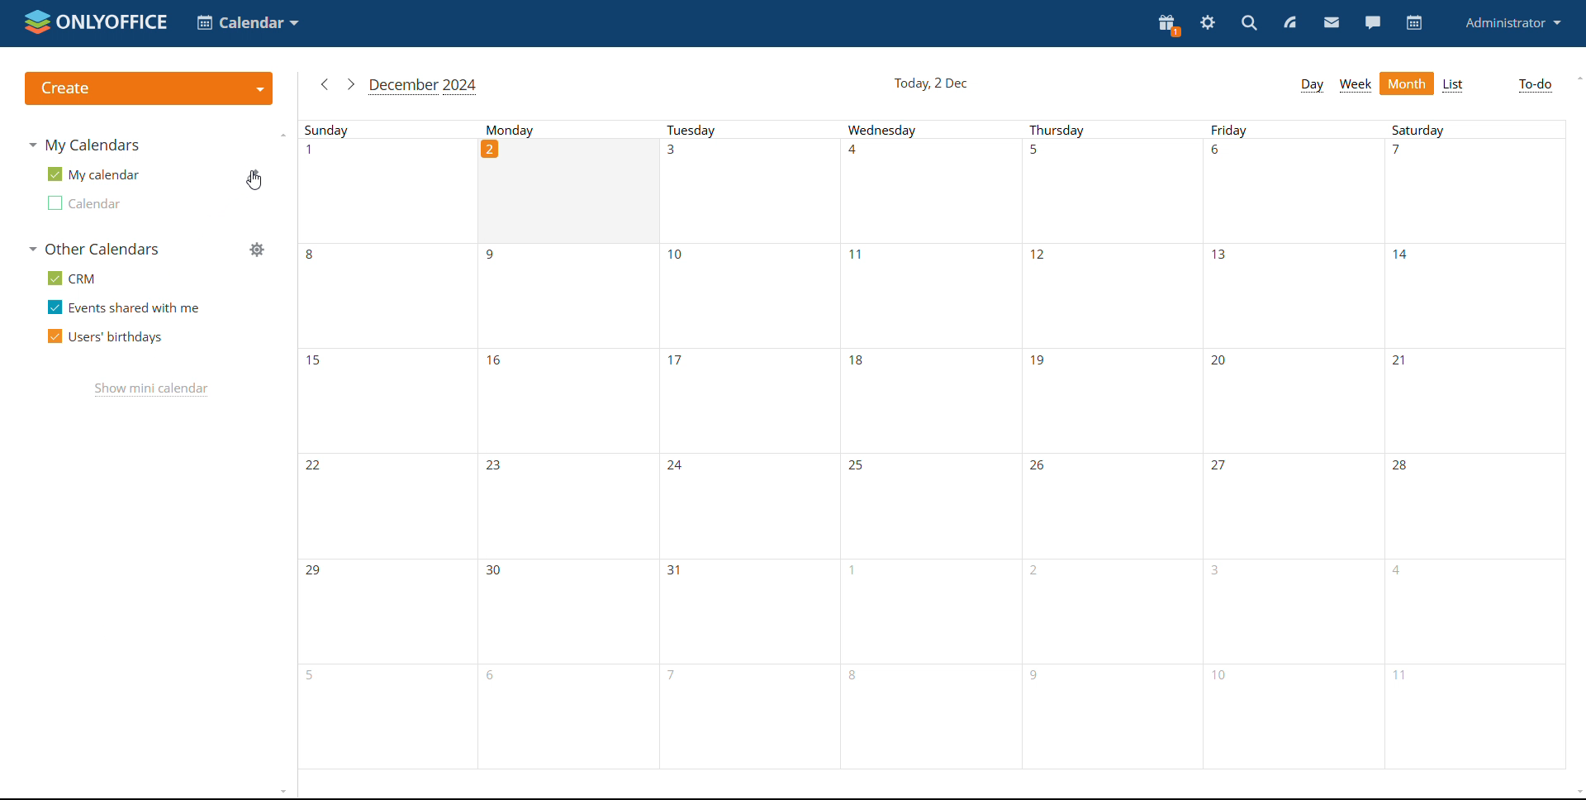 The image size is (1586, 800). I want to click on other calendars, so click(93, 248).